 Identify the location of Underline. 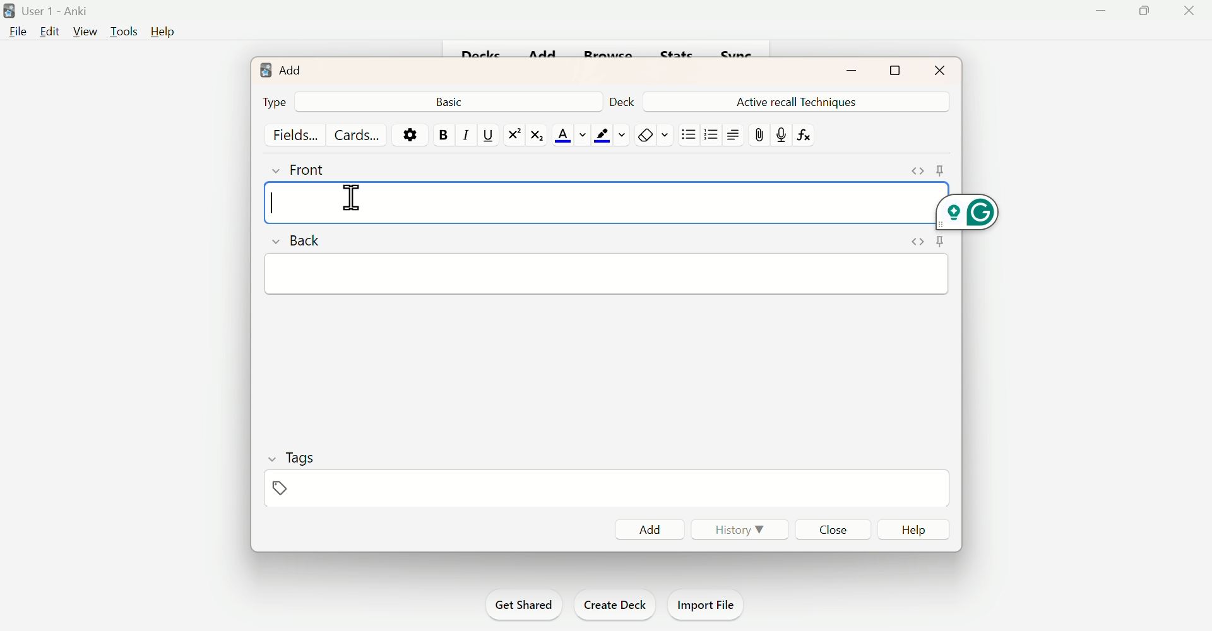
(488, 136).